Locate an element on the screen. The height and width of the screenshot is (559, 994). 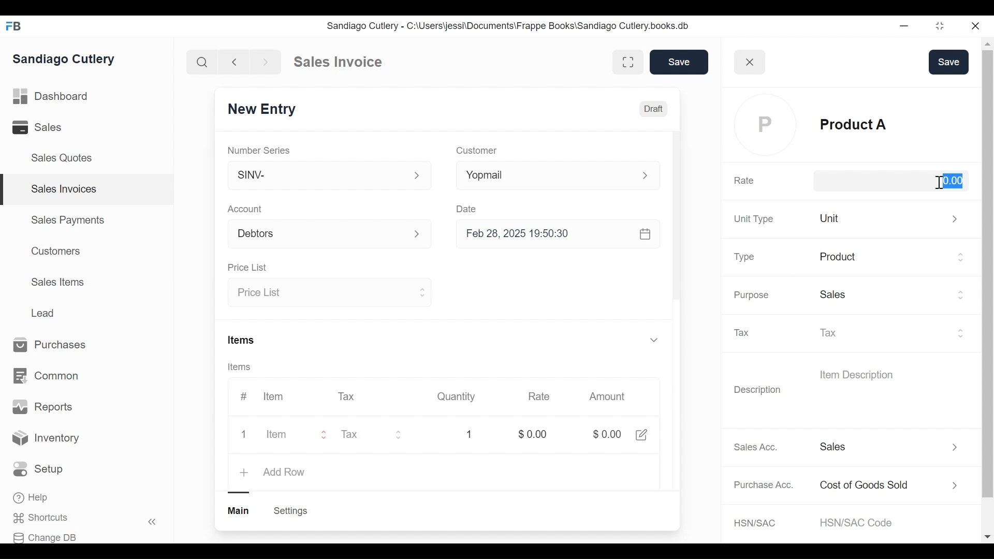
Sales Acc. is located at coordinates (754, 447).